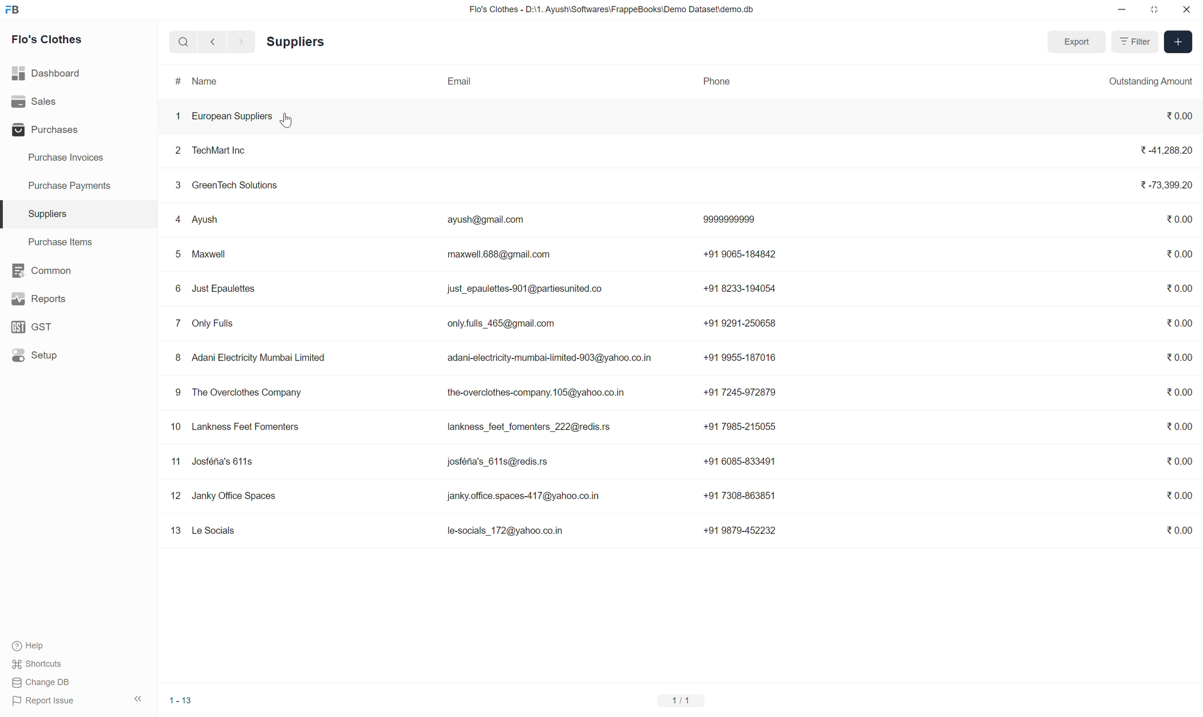 The image size is (1203, 717). What do you see at coordinates (740, 391) in the screenshot?
I see `+91 7245-972879` at bounding box center [740, 391].